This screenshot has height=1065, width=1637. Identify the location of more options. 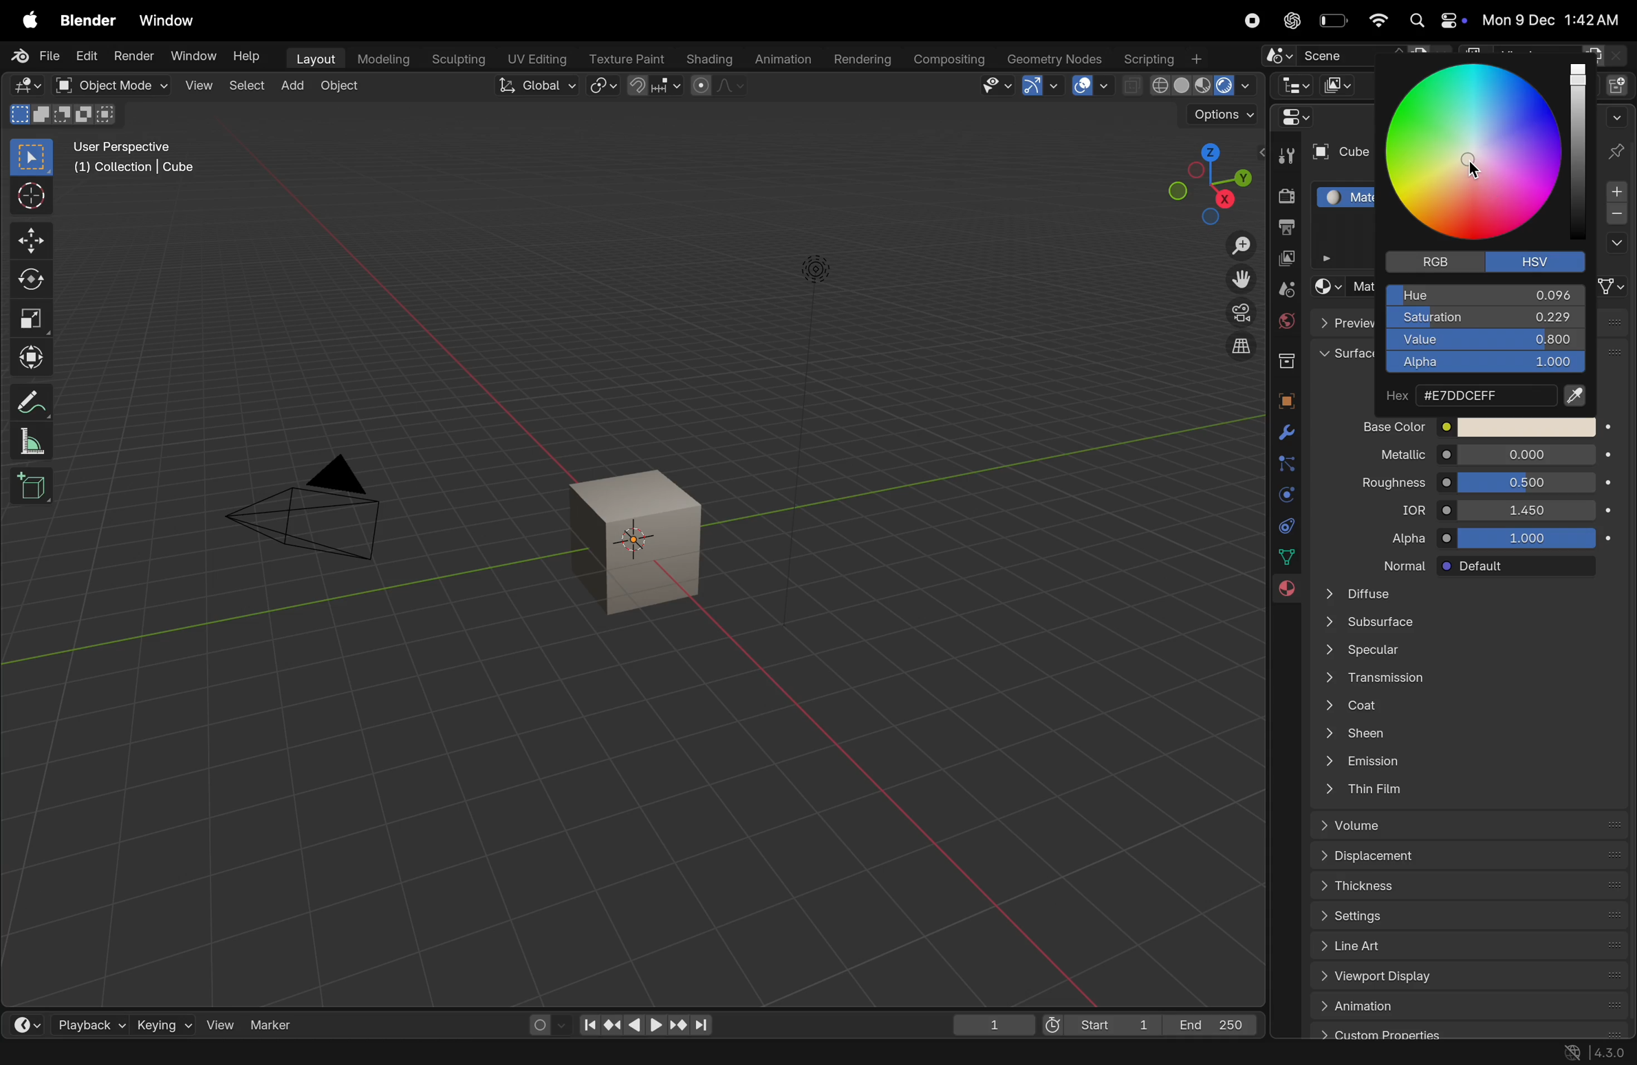
(1616, 116).